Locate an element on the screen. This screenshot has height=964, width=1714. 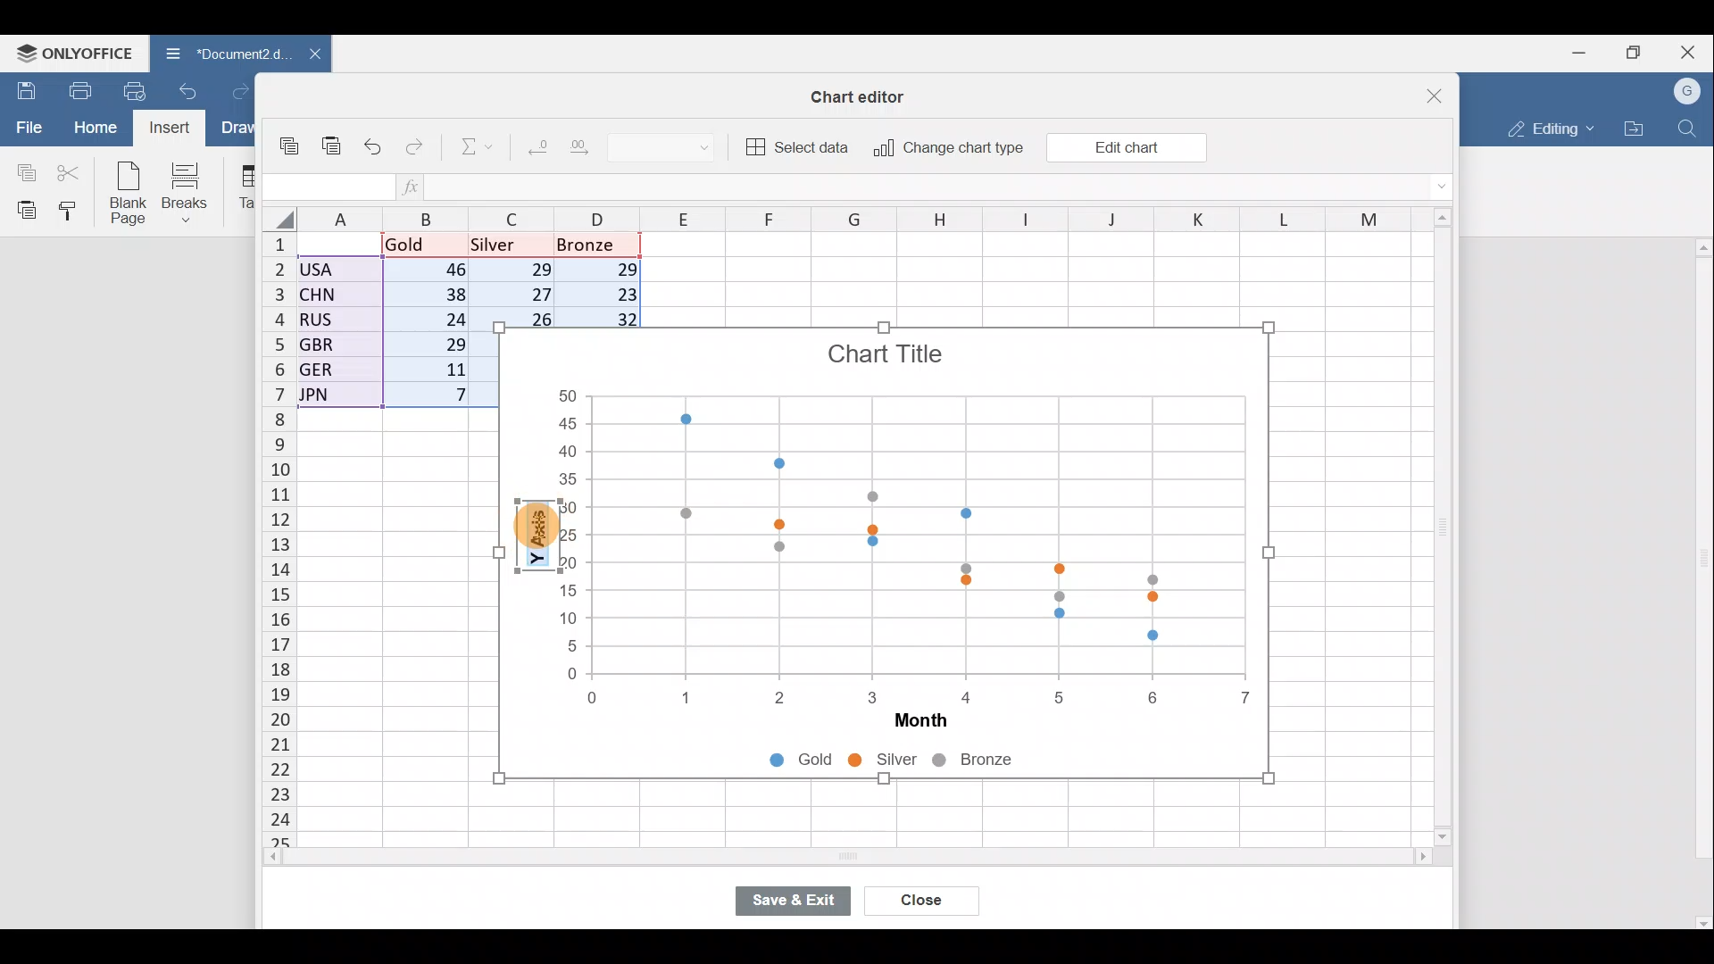
Insert function is located at coordinates (412, 187).